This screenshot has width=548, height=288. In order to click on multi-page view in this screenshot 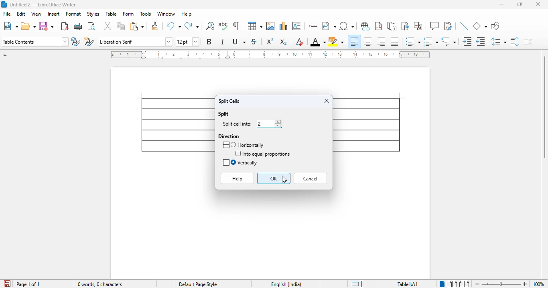, I will do `click(452, 284)`.